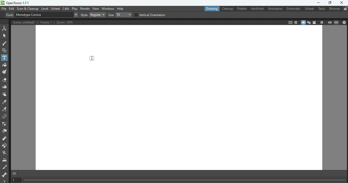 Image resolution: width=348 pixels, height=183 pixels. Describe the element at coordinates (43, 22) in the screenshot. I see `Scene details` at that location.